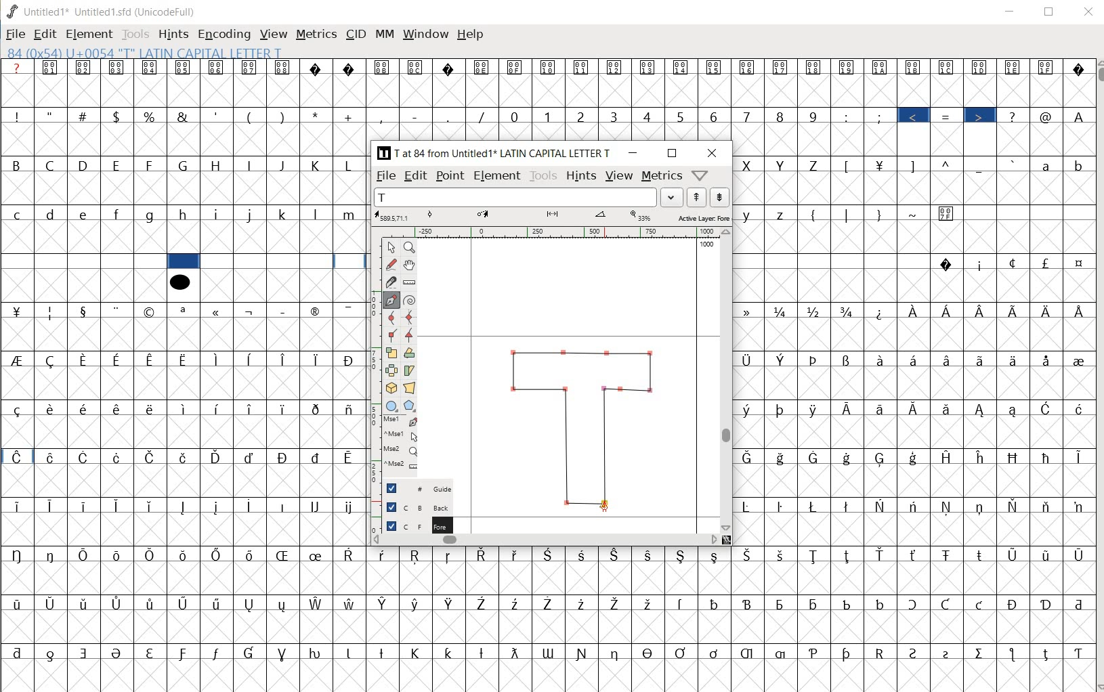 This screenshot has width=1104, height=692. I want to click on Symbol, so click(748, 457).